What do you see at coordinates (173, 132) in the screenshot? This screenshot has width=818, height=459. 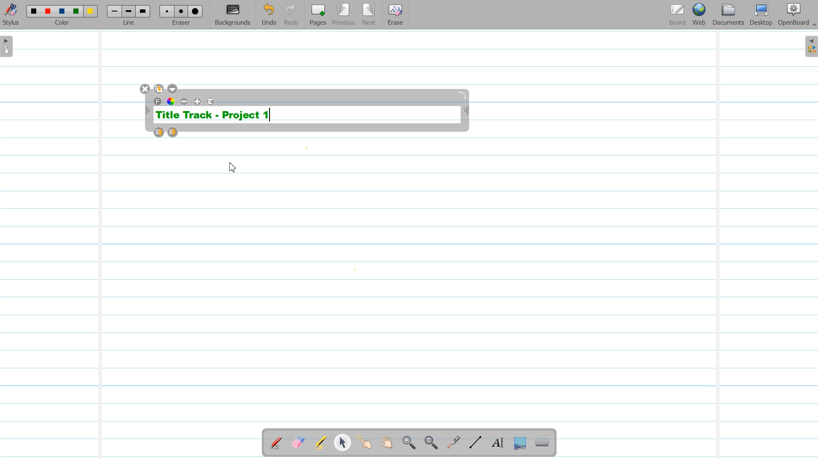 I see `Layer Down` at bounding box center [173, 132].